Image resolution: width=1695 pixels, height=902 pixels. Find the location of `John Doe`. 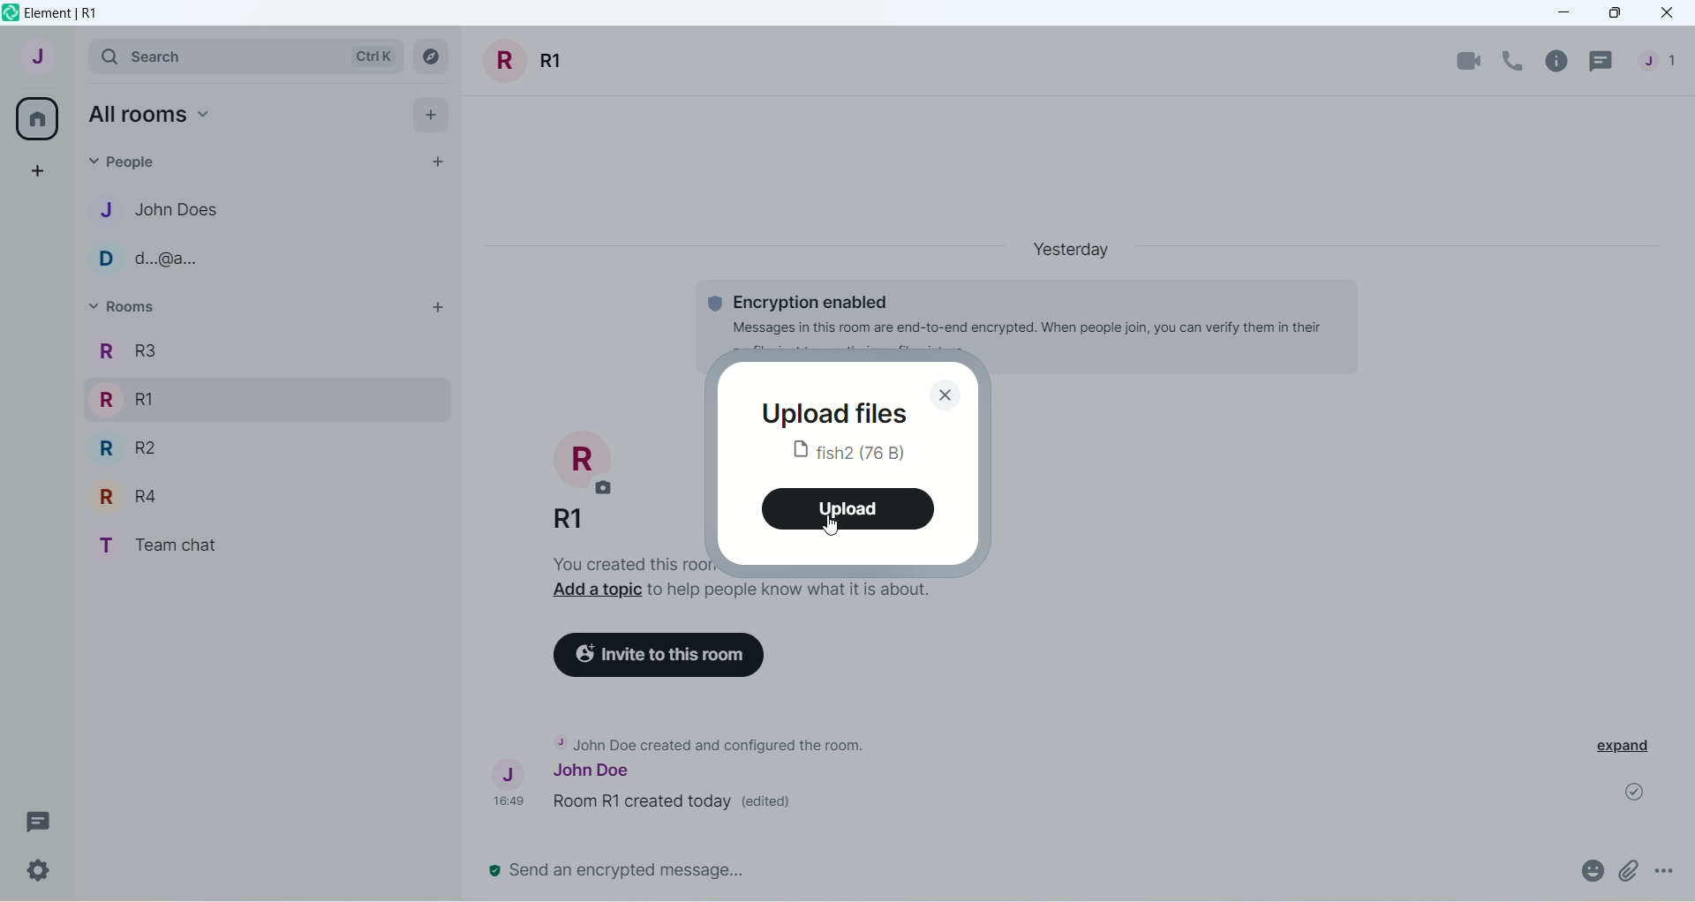

John Doe is located at coordinates (565, 773).